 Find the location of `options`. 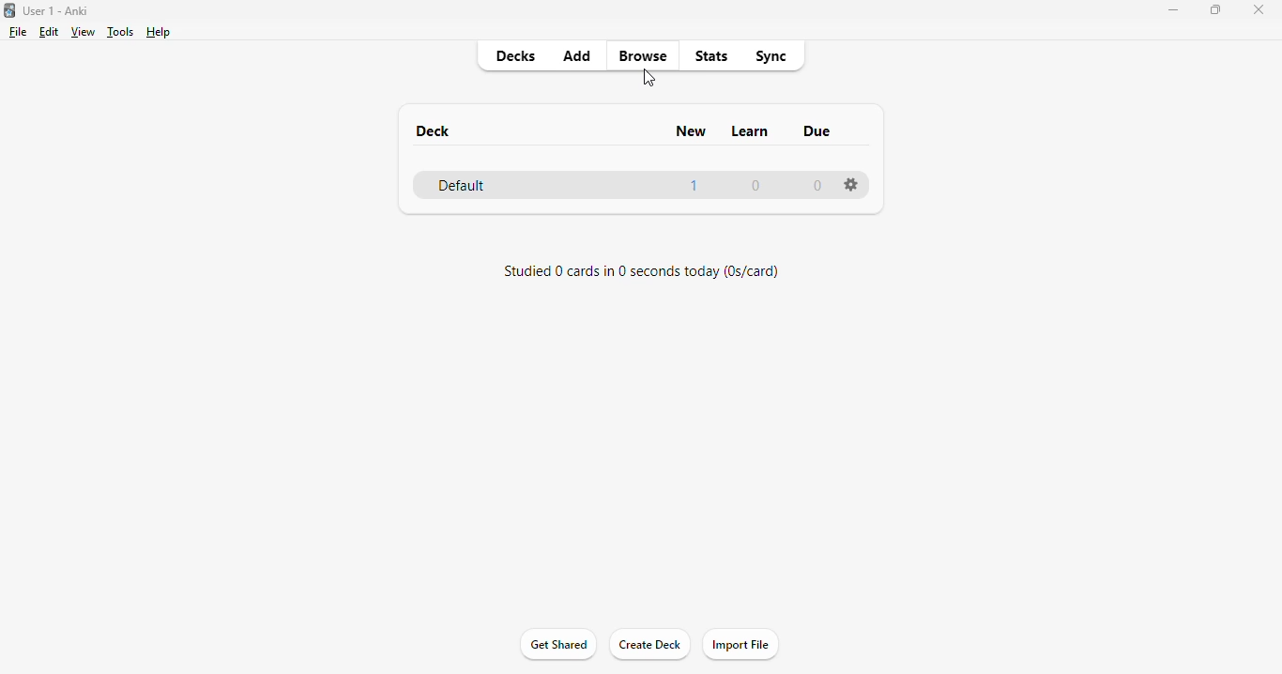

options is located at coordinates (852, 184).